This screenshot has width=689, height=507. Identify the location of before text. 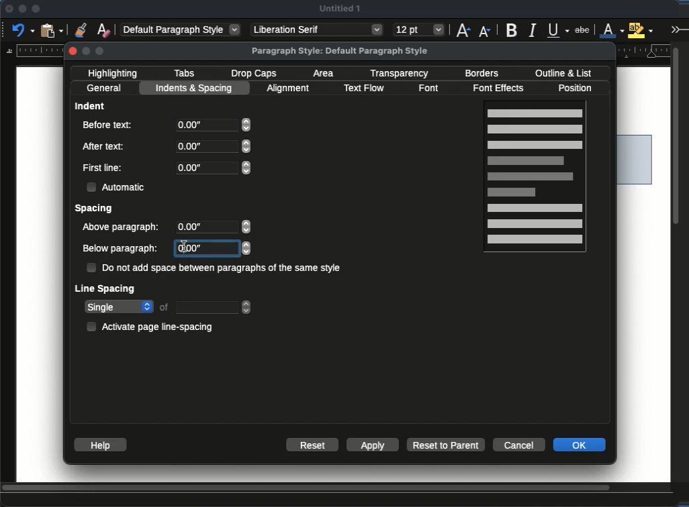
(107, 125).